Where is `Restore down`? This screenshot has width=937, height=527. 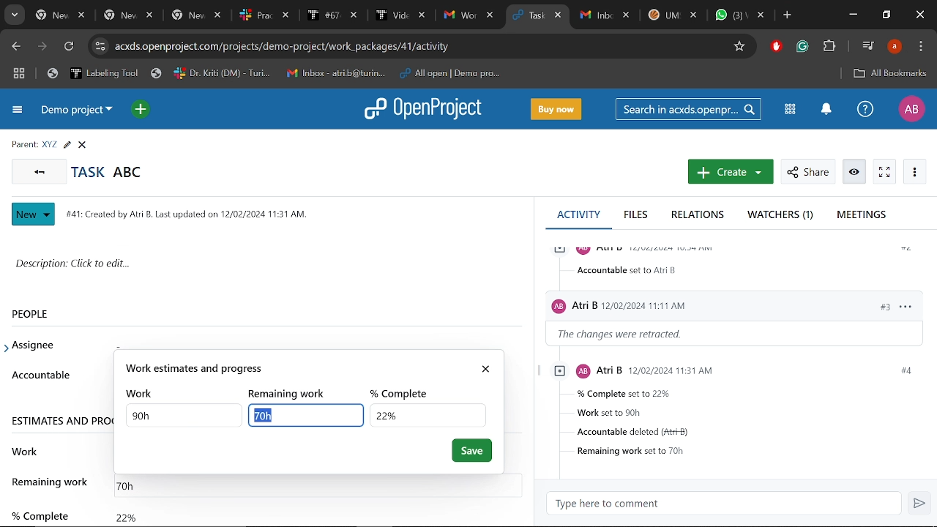 Restore down is located at coordinates (887, 16).